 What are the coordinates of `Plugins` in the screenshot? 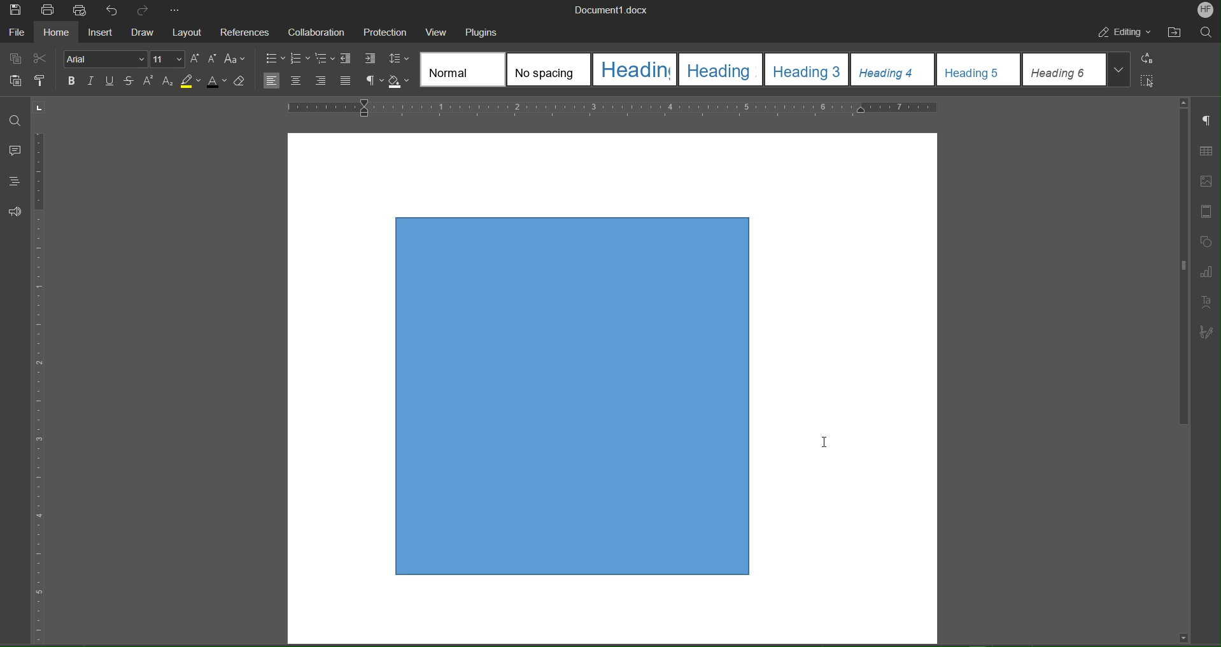 It's located at (487, 32).